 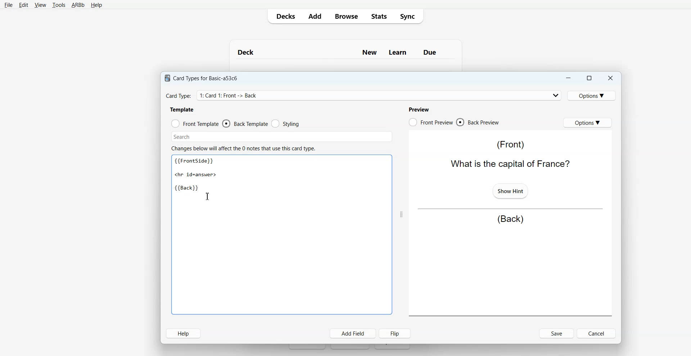 I want to click on Front Template, so click(x=195, y=124).